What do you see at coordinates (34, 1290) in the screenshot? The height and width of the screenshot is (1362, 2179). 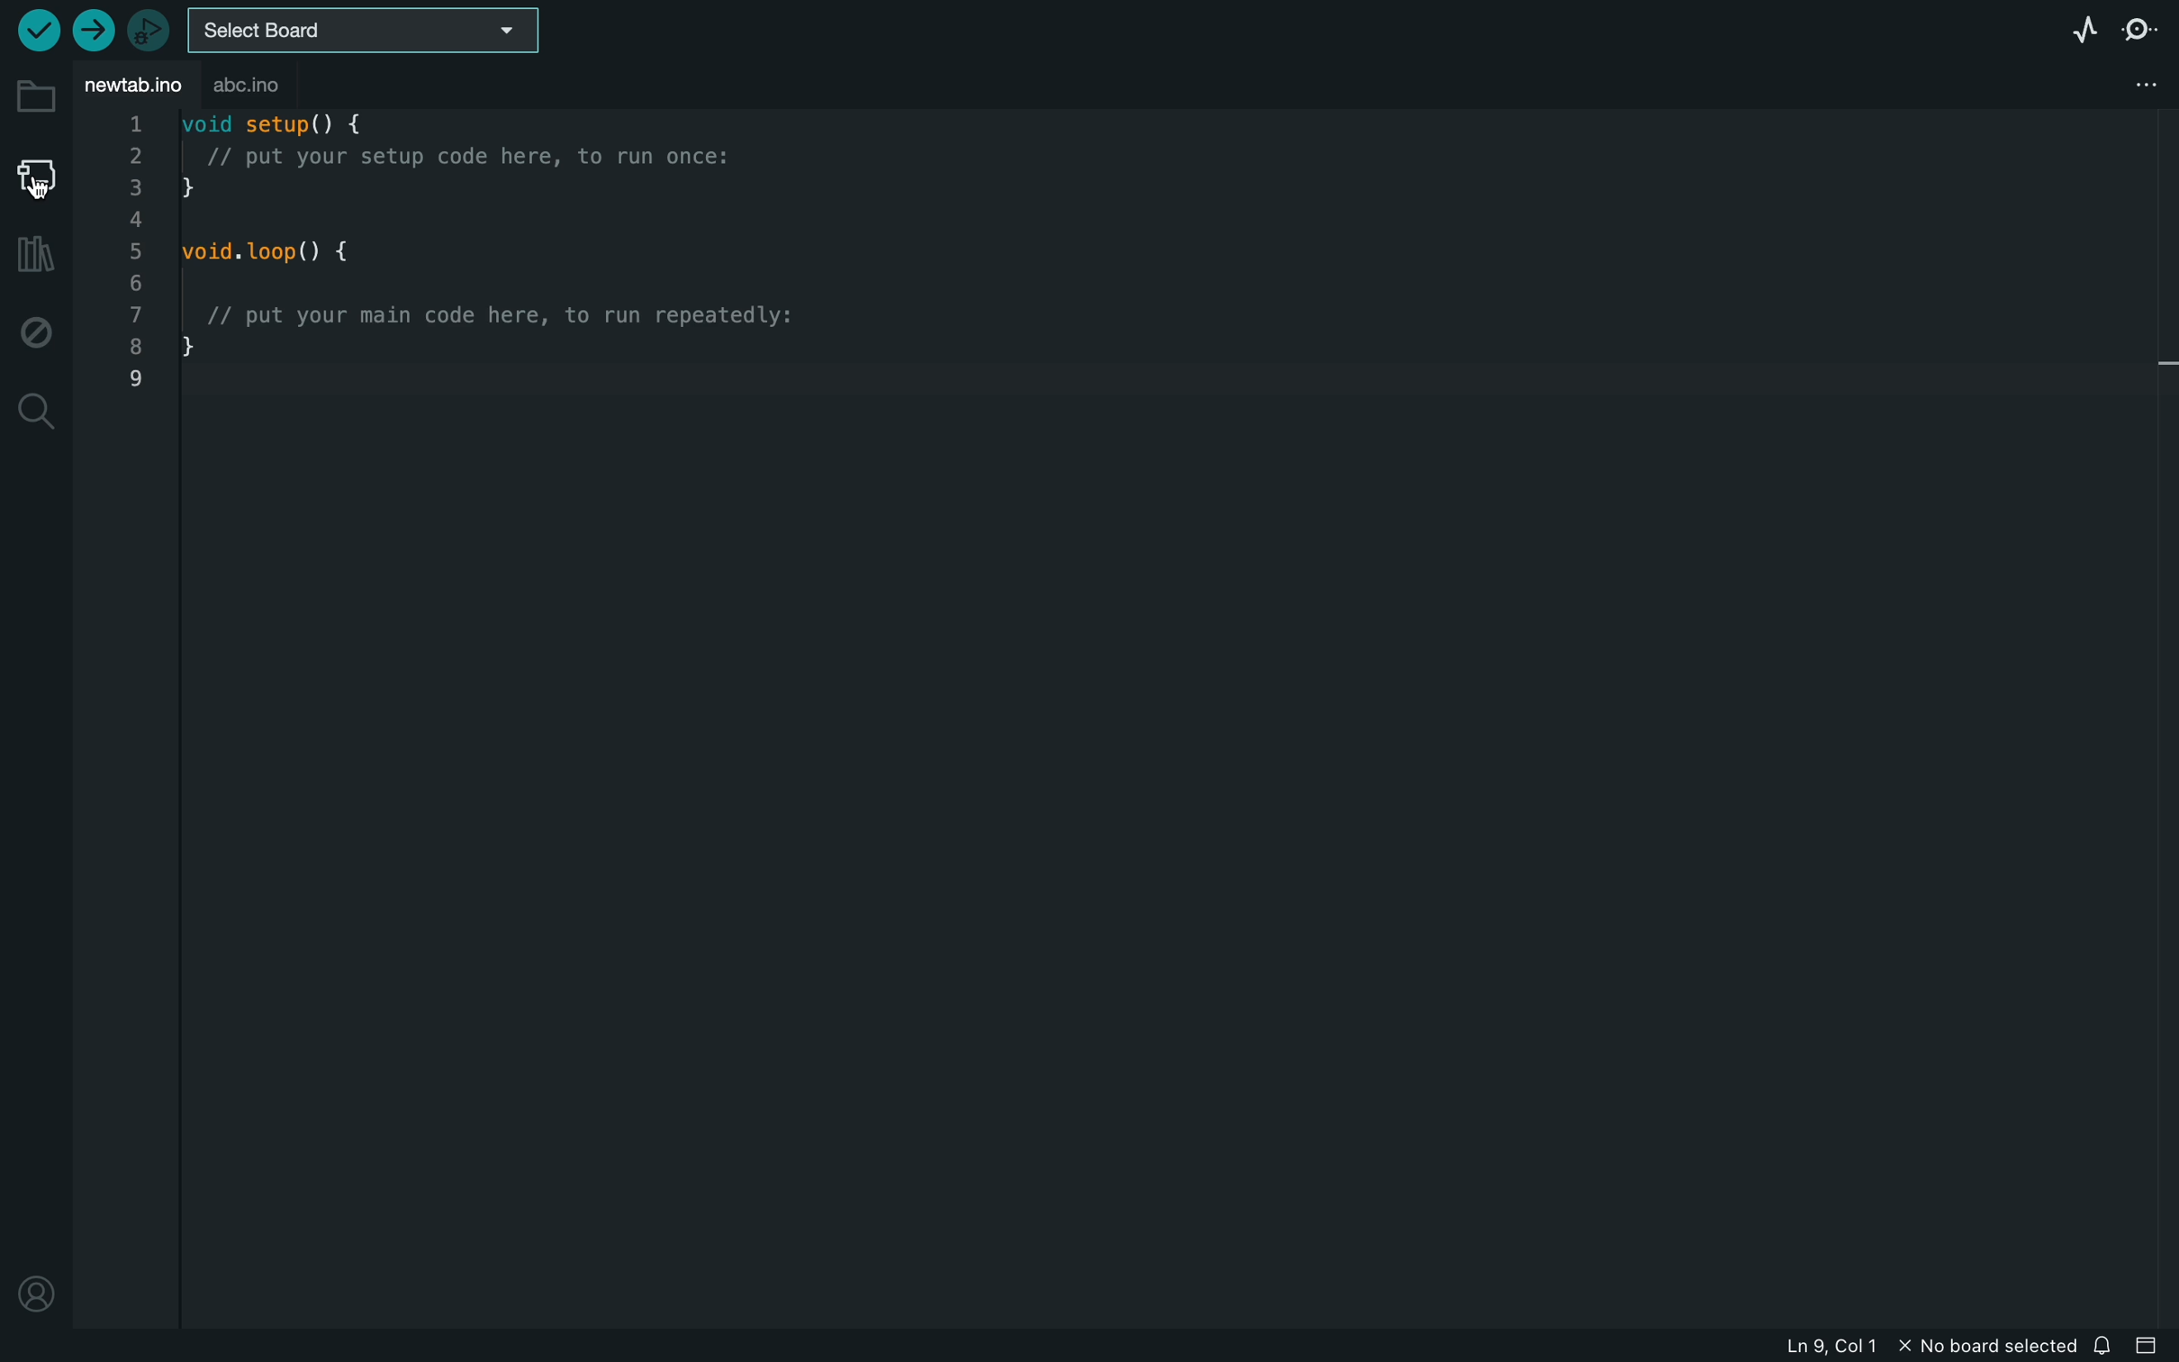 I see `profile` at bounding box center [34, 1290].